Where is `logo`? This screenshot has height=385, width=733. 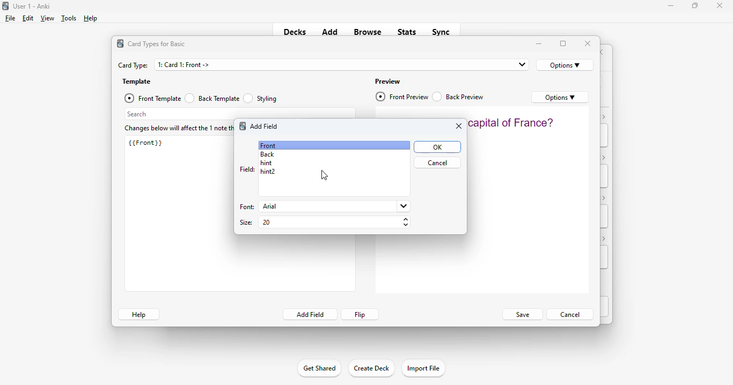
logo is located at coordinates (242, 125).